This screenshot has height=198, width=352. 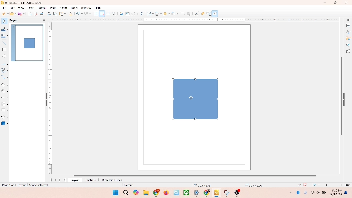 I want to click on shape, so click(x=64, y=8).